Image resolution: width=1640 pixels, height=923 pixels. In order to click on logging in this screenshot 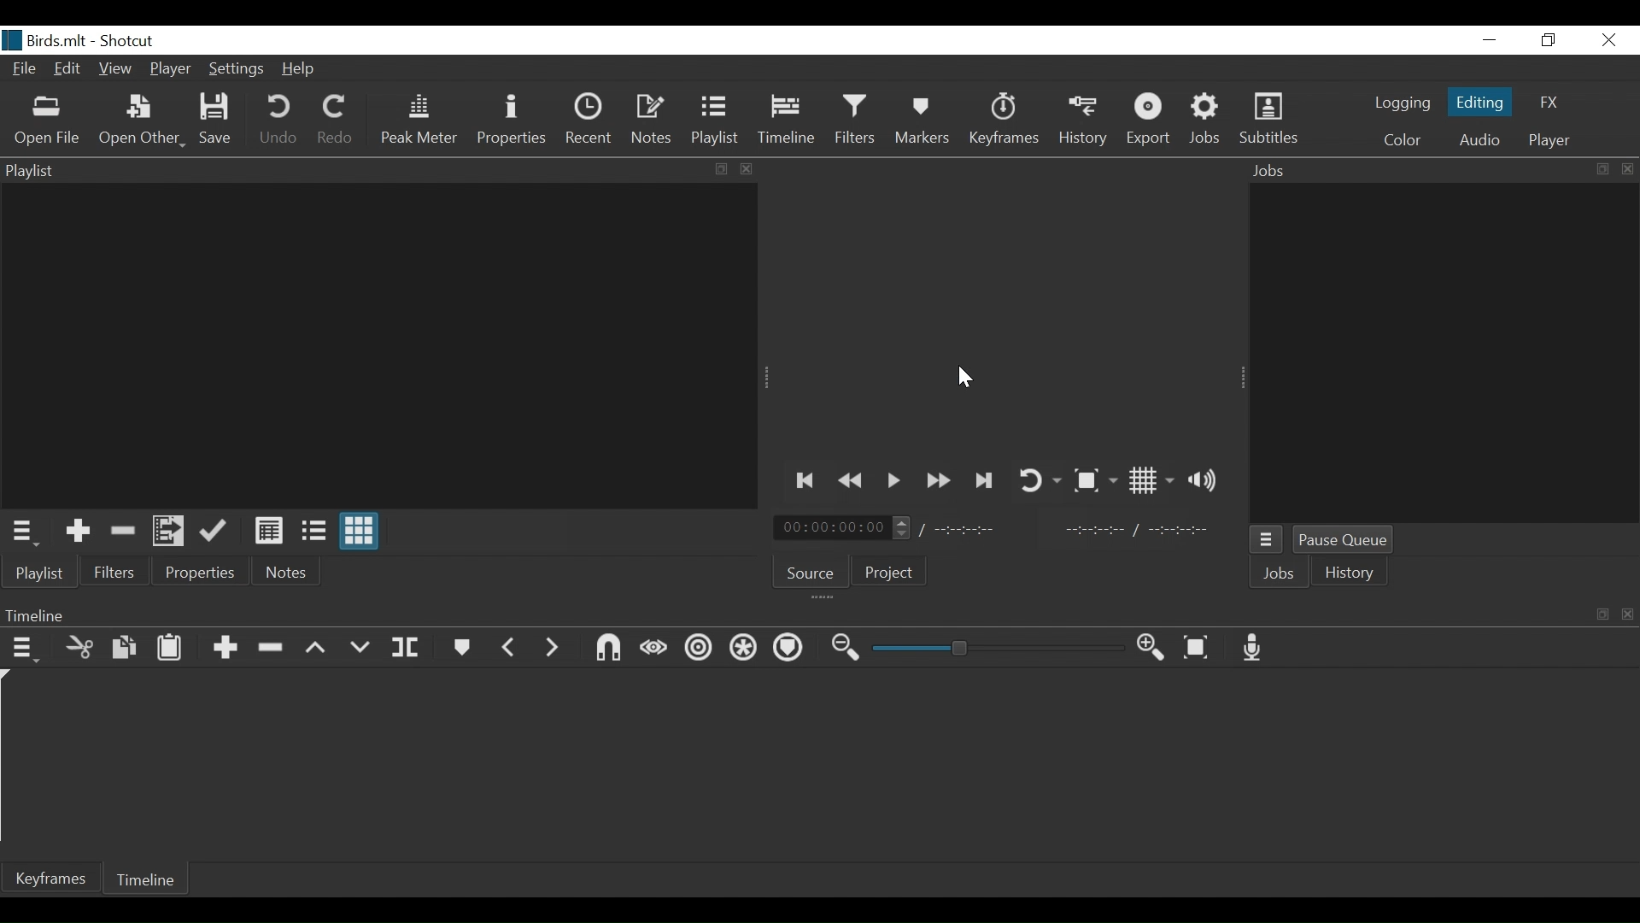, I will do `click(1402, 105)`.